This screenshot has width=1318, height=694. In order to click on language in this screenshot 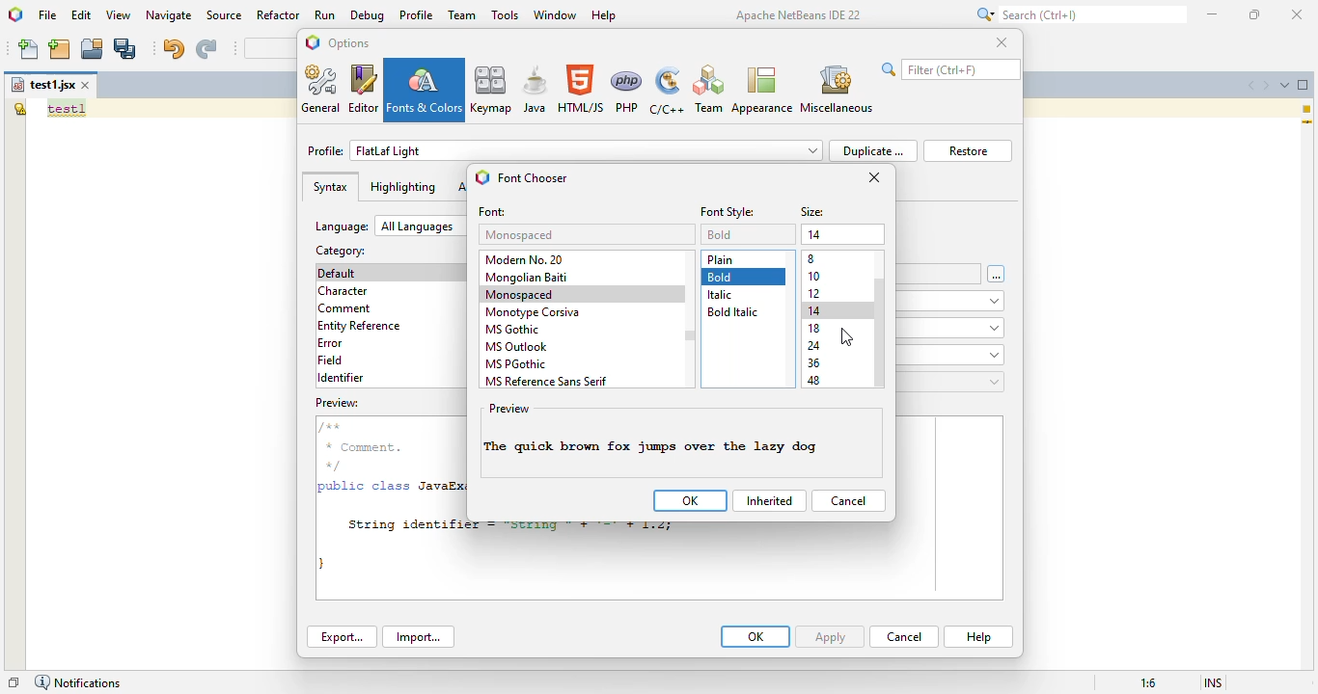, I will do `click(389, 226)`.